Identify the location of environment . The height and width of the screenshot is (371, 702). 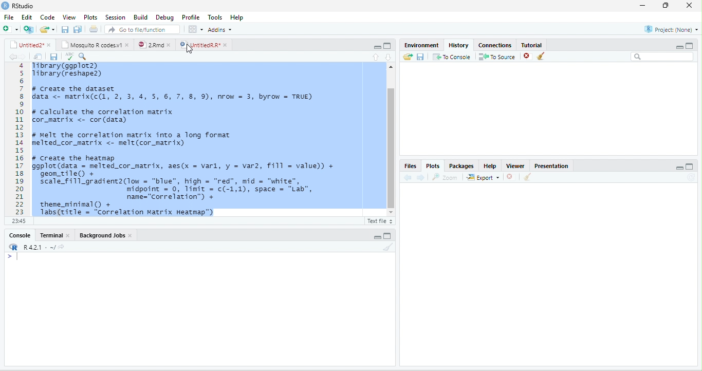
(417, 44).